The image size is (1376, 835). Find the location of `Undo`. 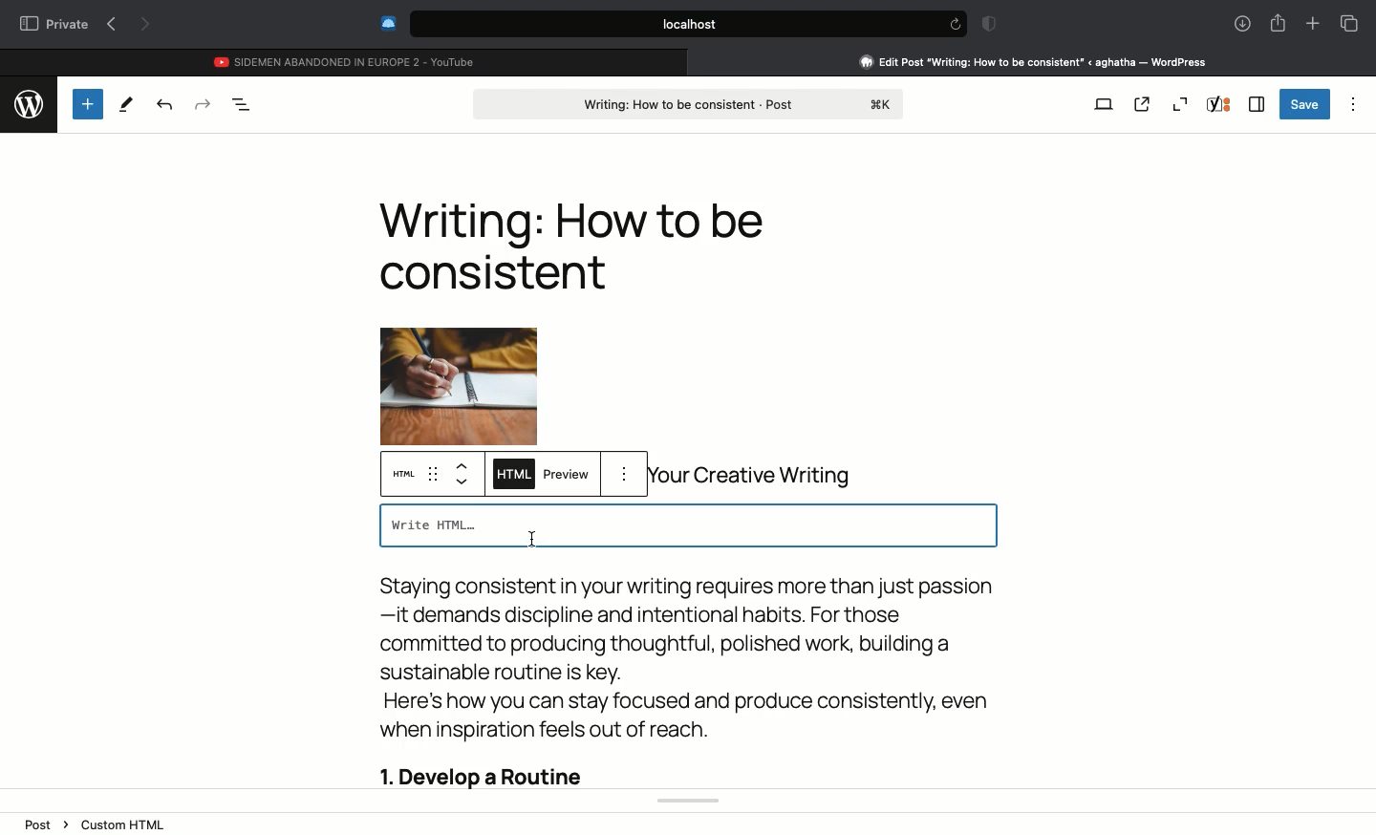

Undo is located at coordinates (164, 104).